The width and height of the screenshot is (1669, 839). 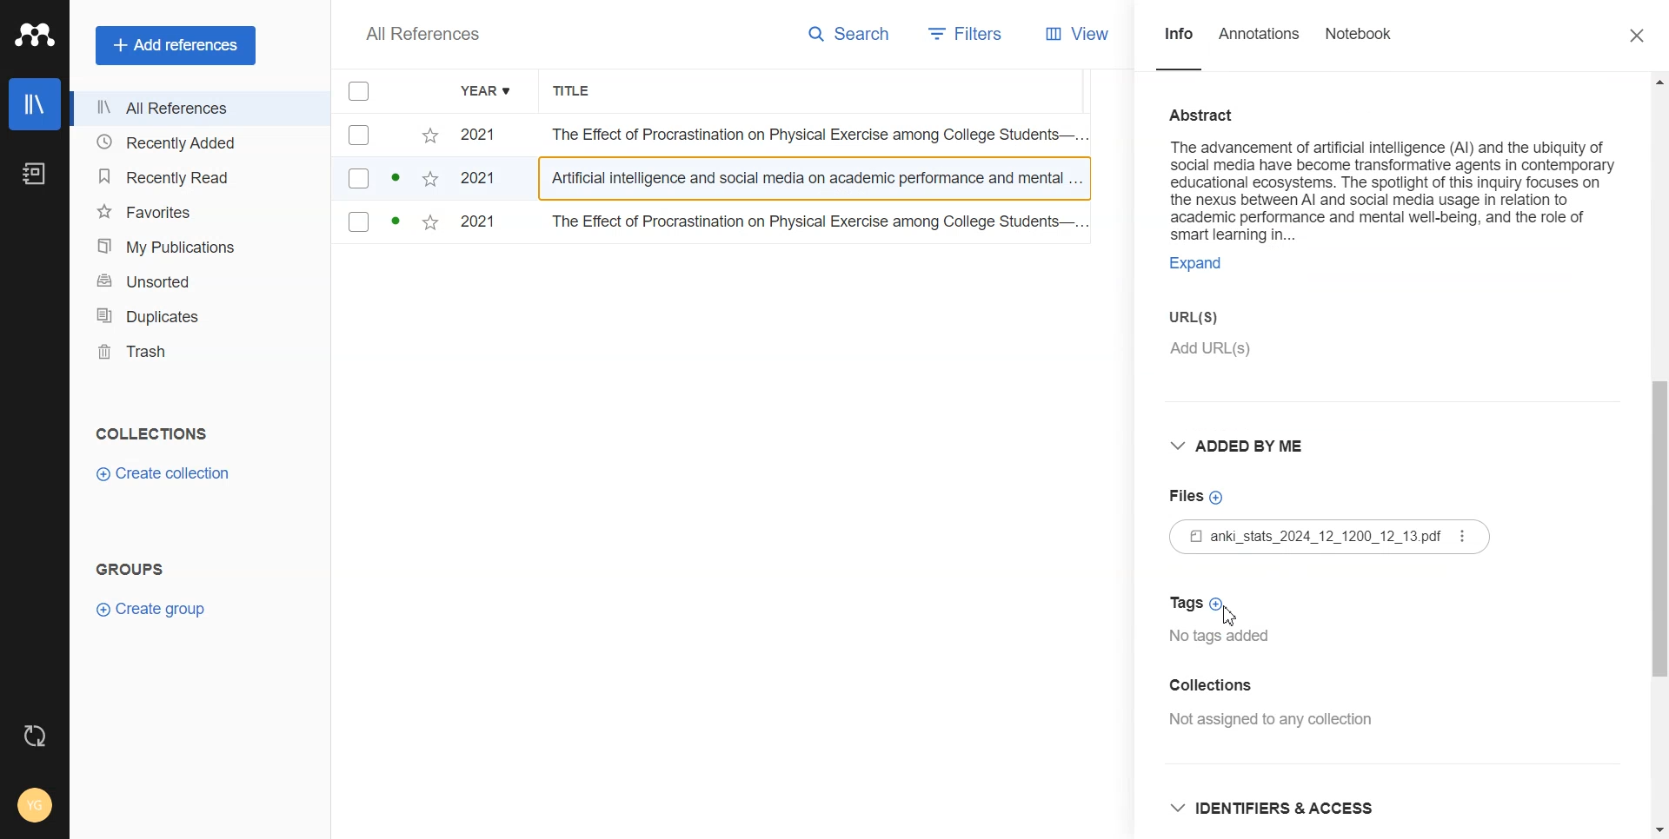 I want to click on Add references, so click(x=177, y=45).